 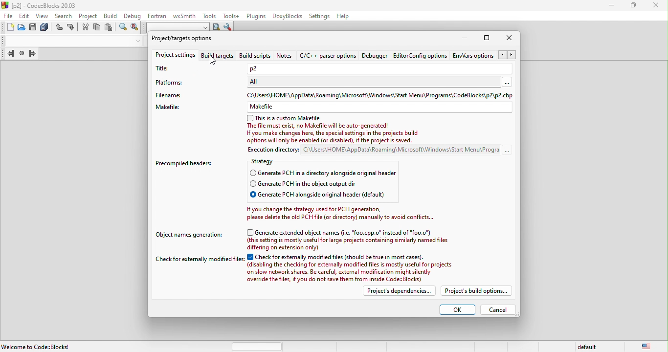 I want to click on fortran, so click(x=156, y=15).